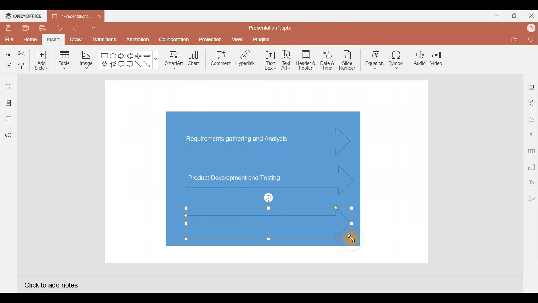 The height and width of the screenshot is (303, 538). I want to click on Explosion 1, so click(105, 64).